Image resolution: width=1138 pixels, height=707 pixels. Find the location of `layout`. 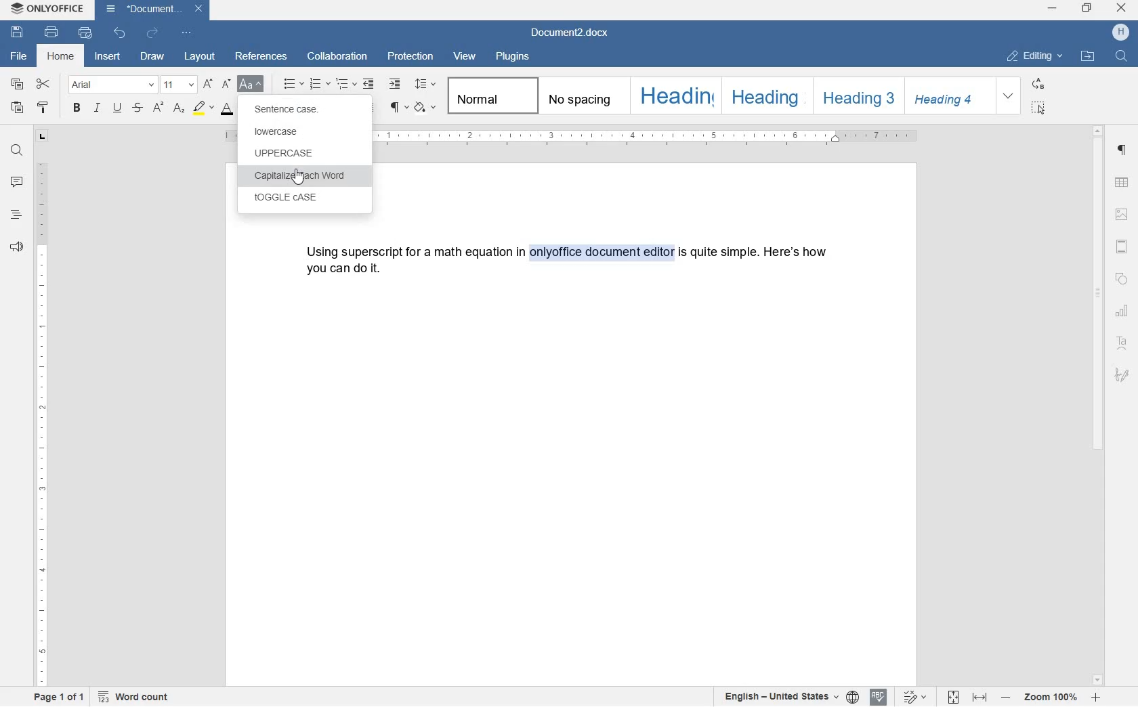

layout is located at coordinates (201, 57).